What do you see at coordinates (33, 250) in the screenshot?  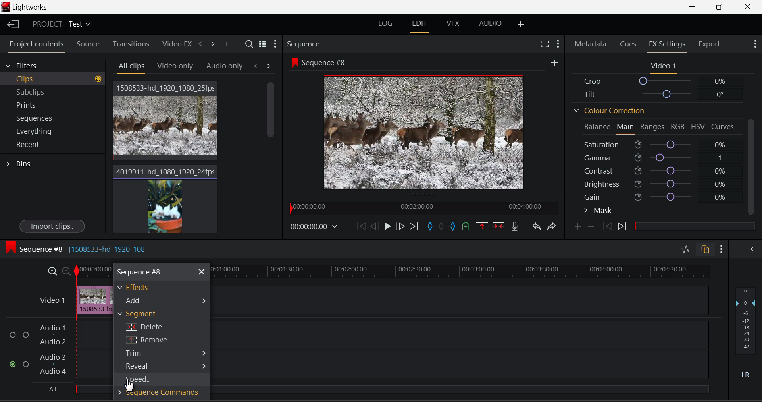 I see `Sequence #8 Timeline Display` at bounding box center [33, 250].